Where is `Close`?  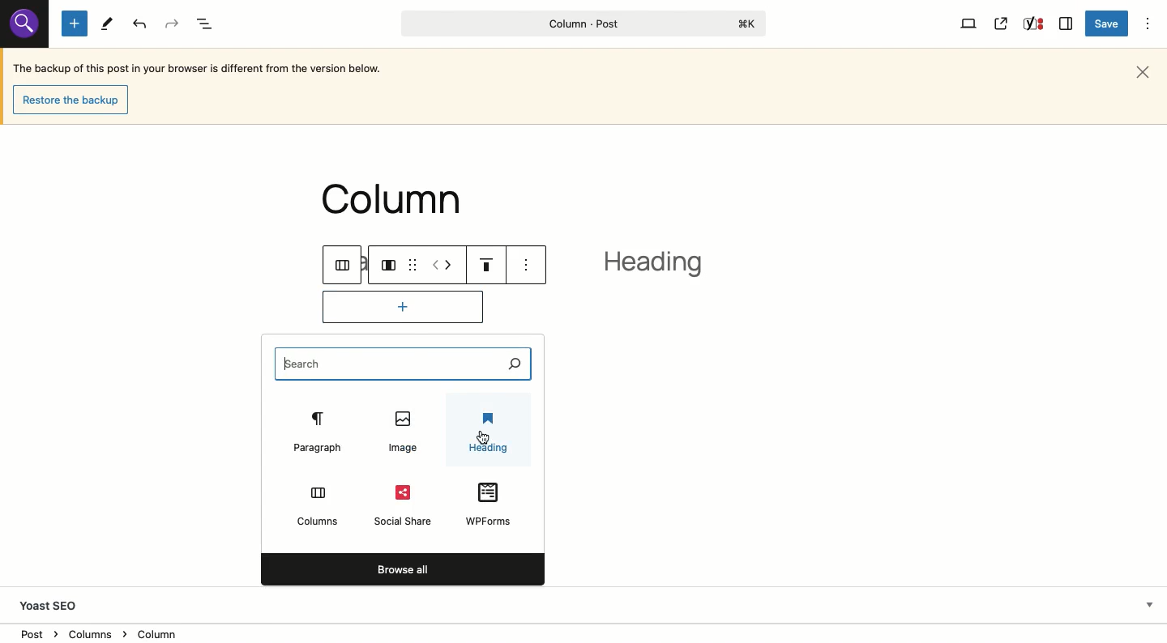 Close is located at coordinates (1146, 70).